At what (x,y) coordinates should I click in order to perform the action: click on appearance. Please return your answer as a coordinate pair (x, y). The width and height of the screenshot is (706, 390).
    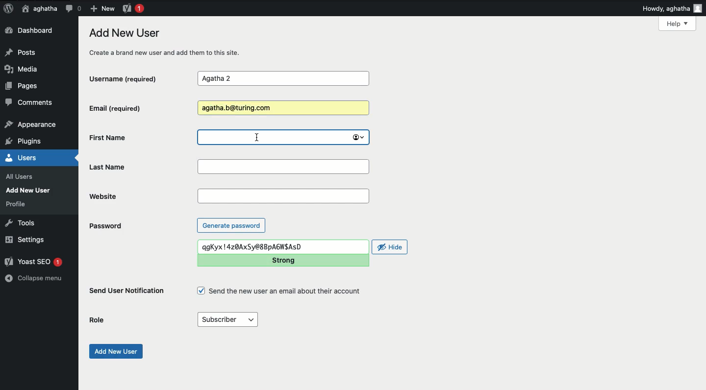
    Looking at the image, I should click on (31, 125).